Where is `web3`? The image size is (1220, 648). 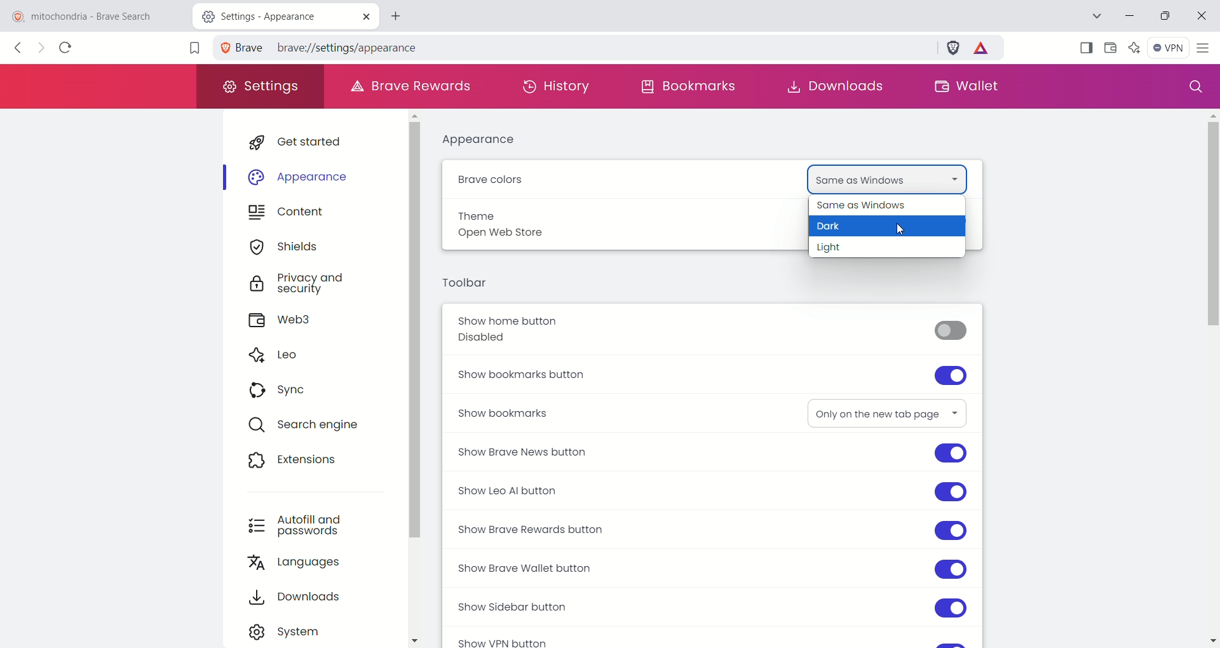 web3 is located at coordinates (293, 321).